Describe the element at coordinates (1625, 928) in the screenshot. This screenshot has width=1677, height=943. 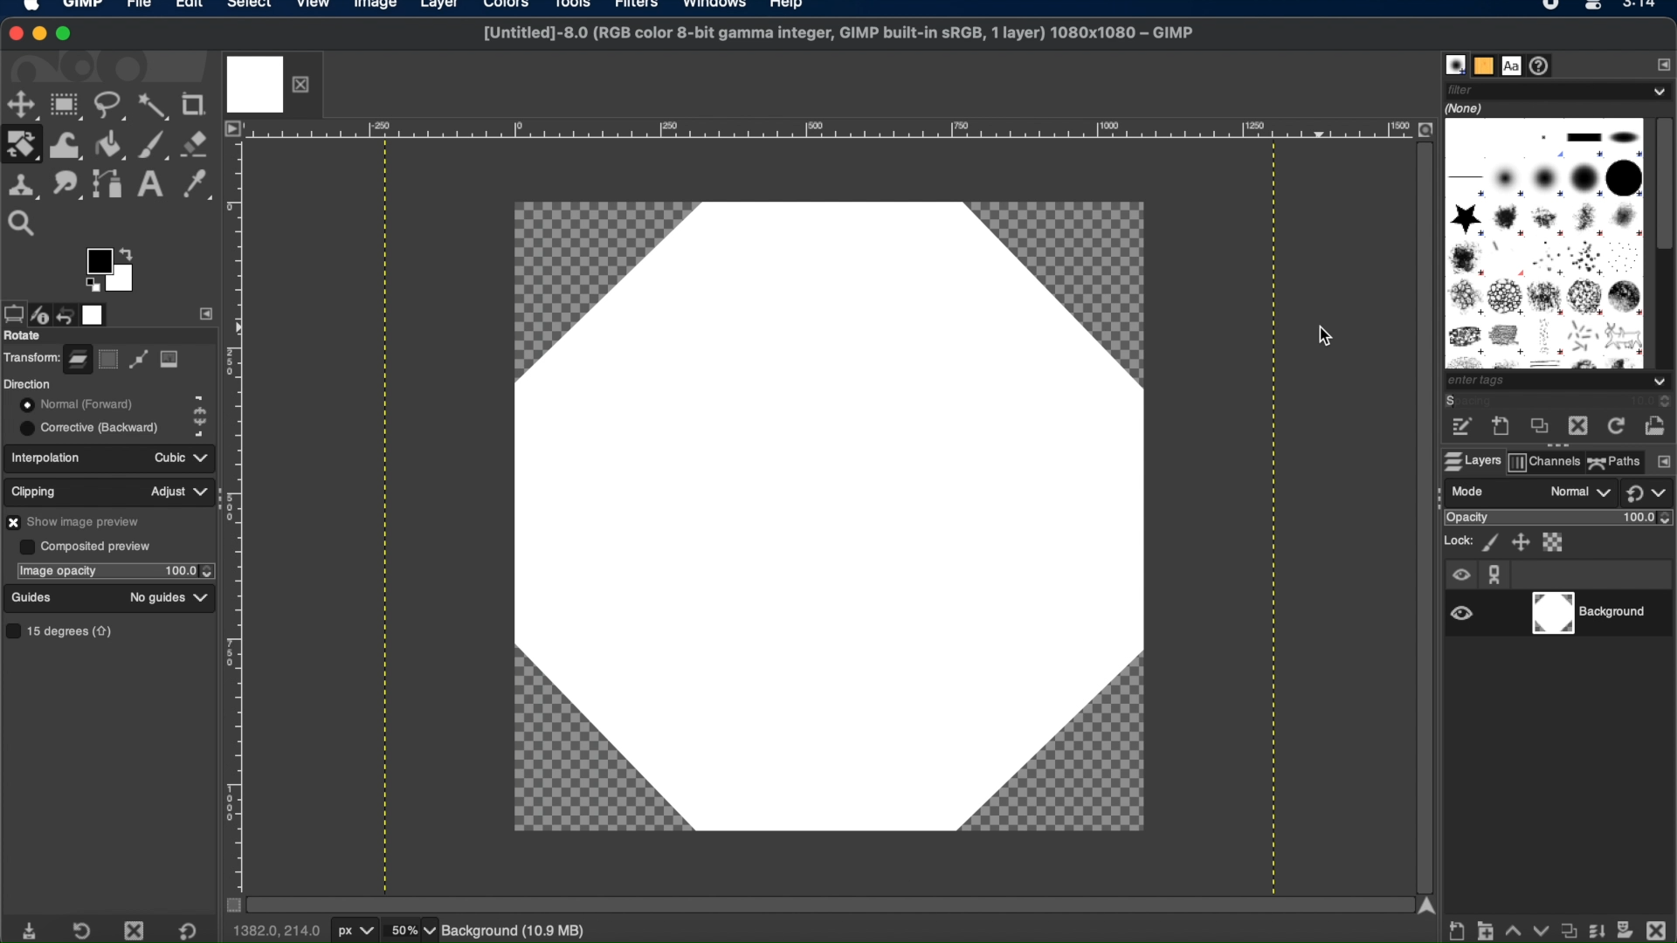
I see `add mask options` at that location.